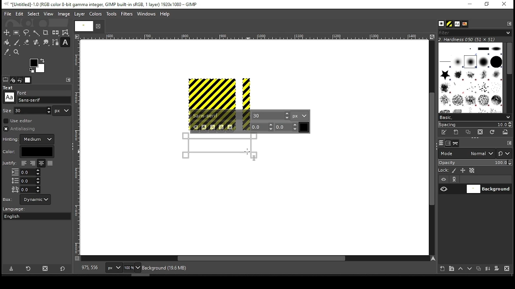  Describe the element at coordinates (26, 172) in the screenshot. I see `indentation of first line` at that location.